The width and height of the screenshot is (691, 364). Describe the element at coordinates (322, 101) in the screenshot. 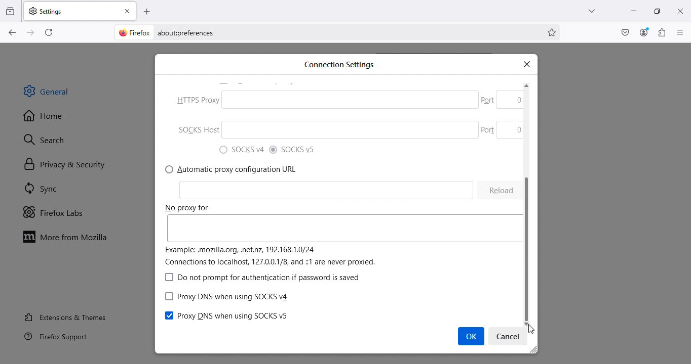

I see `IB (O) No proxy` at that location.